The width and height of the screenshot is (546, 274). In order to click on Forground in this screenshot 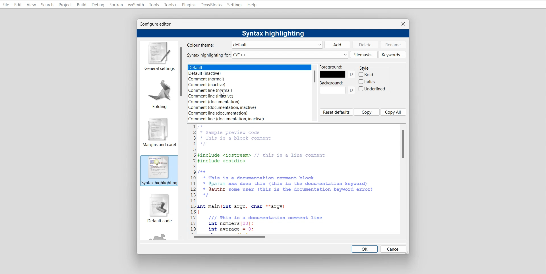, I will do `click(338, 72)`.